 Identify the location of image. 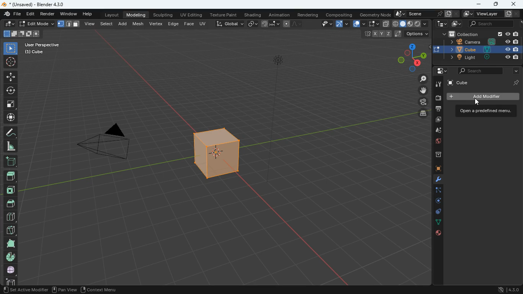
(436, 121).